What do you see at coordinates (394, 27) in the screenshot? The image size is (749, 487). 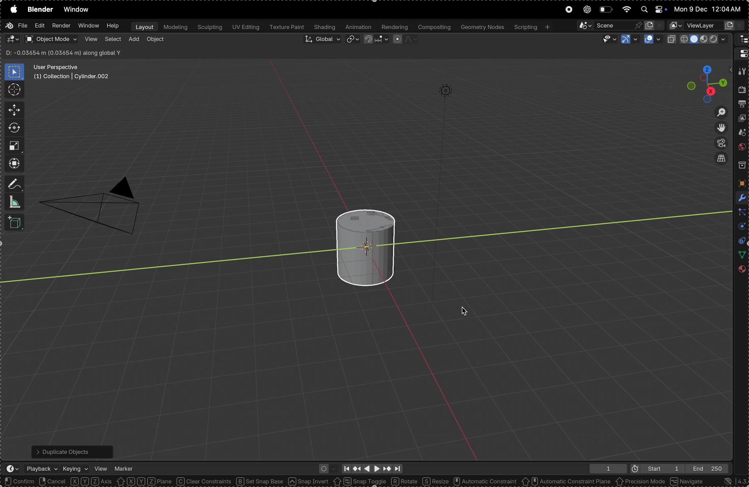 I see `rendering` at bounding box center [394, 27].